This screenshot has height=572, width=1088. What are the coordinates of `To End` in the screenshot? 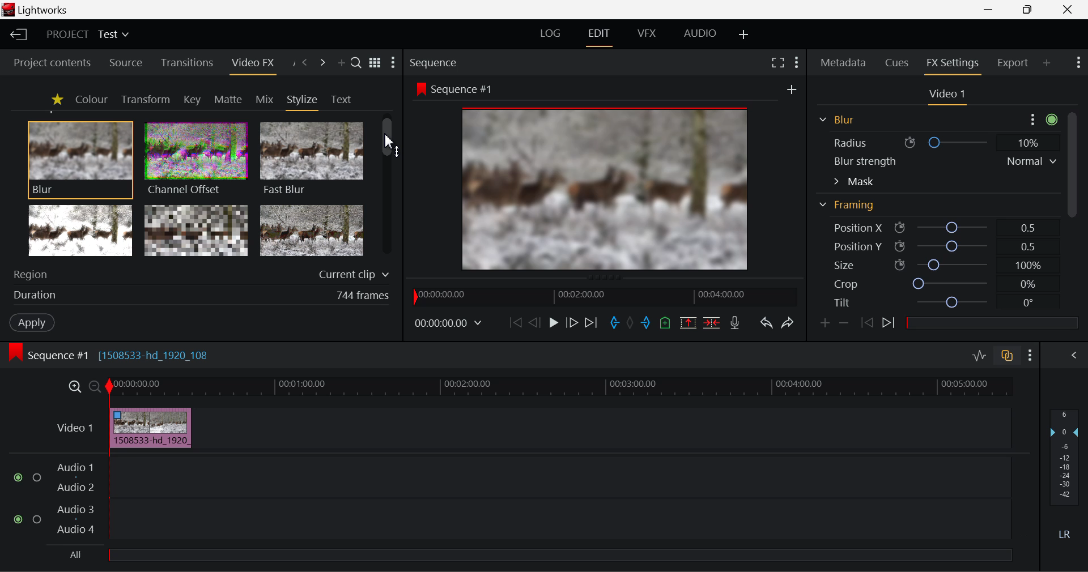 It's located at (592, 321).